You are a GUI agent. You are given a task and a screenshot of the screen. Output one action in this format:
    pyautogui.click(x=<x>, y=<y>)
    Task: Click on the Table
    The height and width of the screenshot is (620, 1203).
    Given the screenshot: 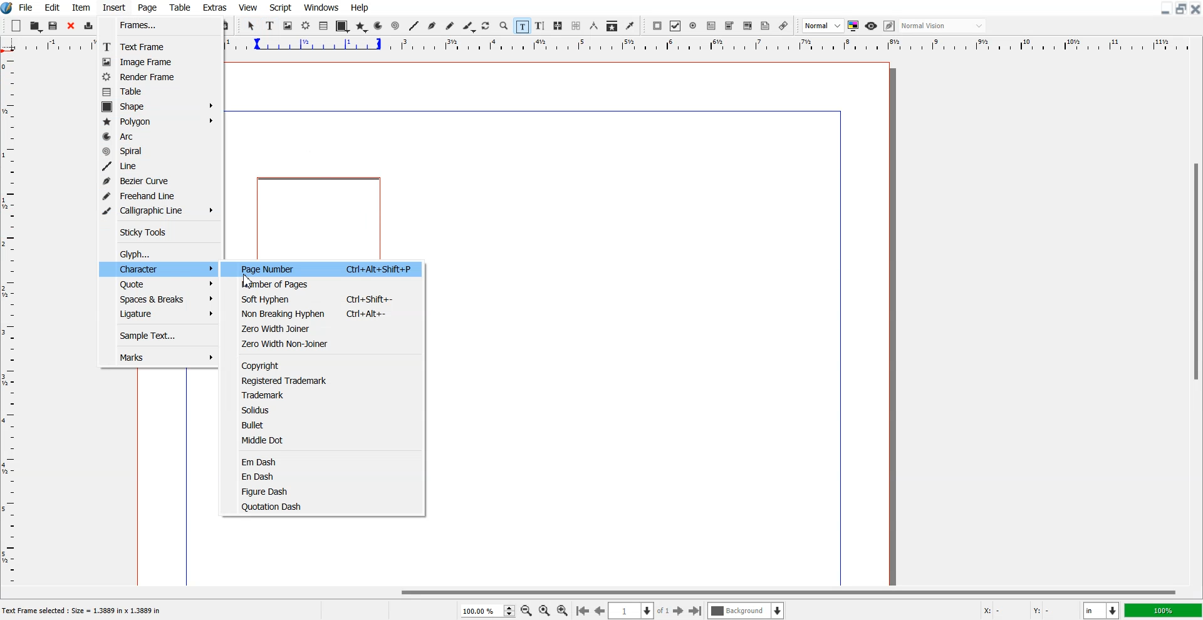 What is the action you would take?
    pyautogui.click(x=324, y=26)
    